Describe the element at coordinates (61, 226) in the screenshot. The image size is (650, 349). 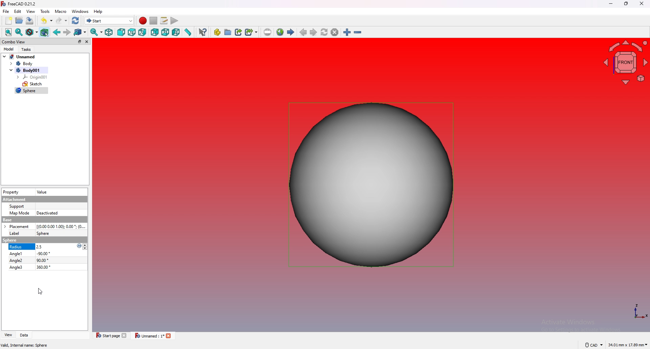
I see `0.00 0.00` at that location.